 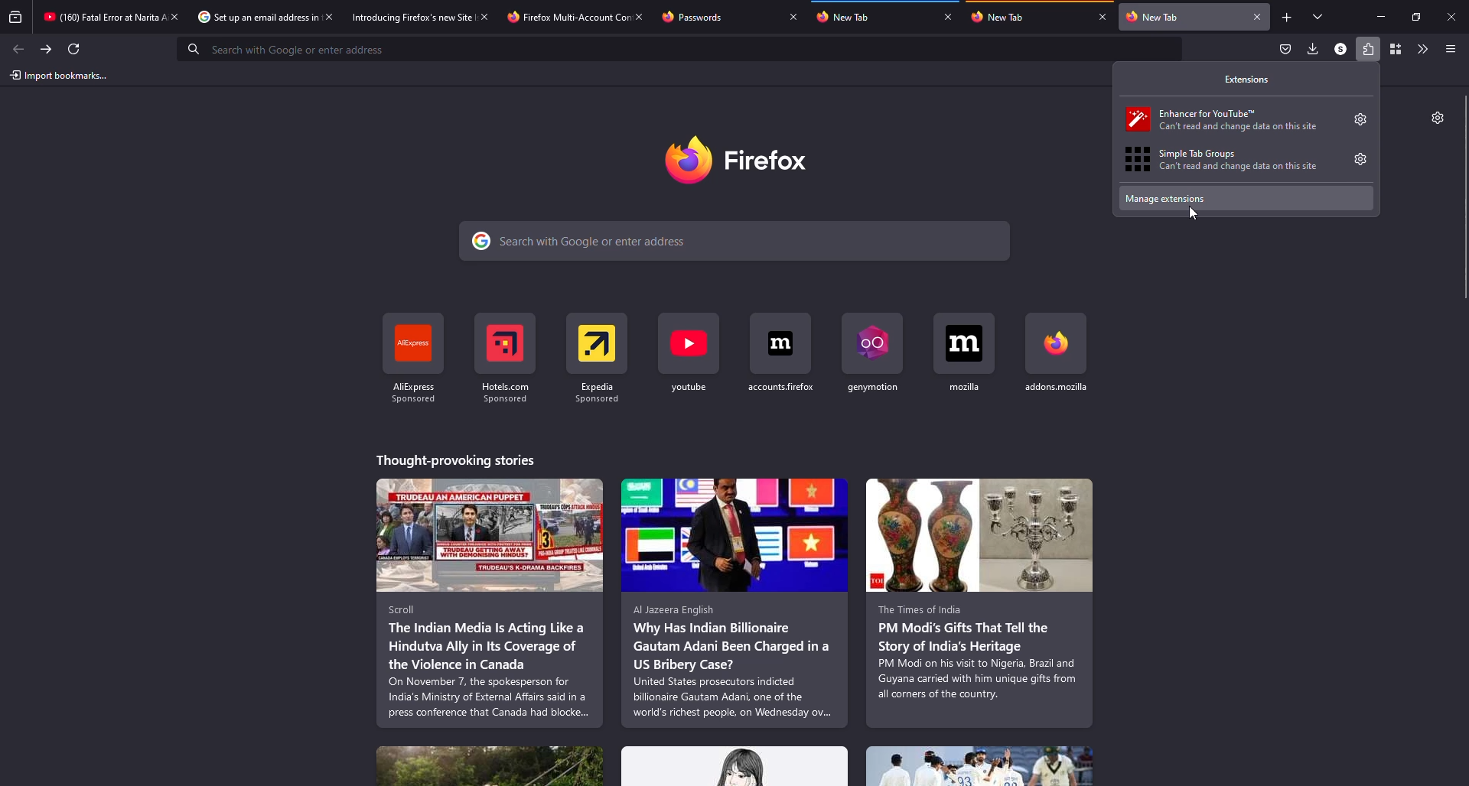 What do you see at coordinates (1319, 16) in the screenshot?
I see `tabs` at bounding box center [1319, 16].